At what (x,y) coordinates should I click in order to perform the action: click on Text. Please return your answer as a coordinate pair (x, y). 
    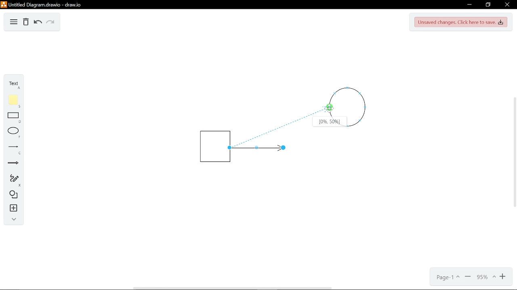
    Looking at the image, I should click on (11, 83).